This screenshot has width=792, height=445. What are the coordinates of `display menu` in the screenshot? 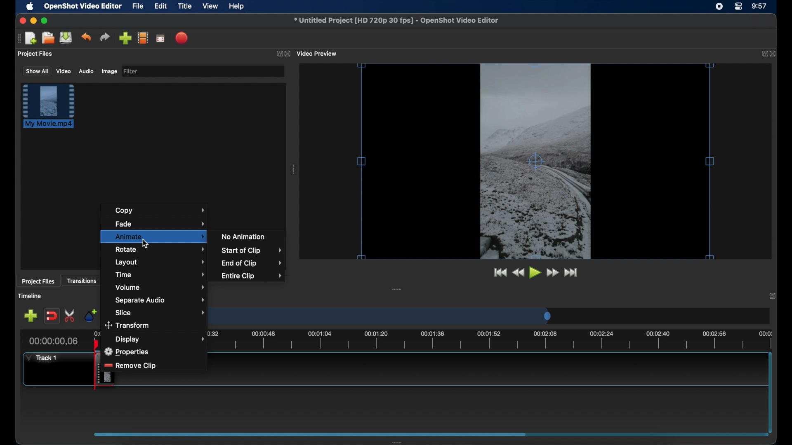 It's located at (160, 339).